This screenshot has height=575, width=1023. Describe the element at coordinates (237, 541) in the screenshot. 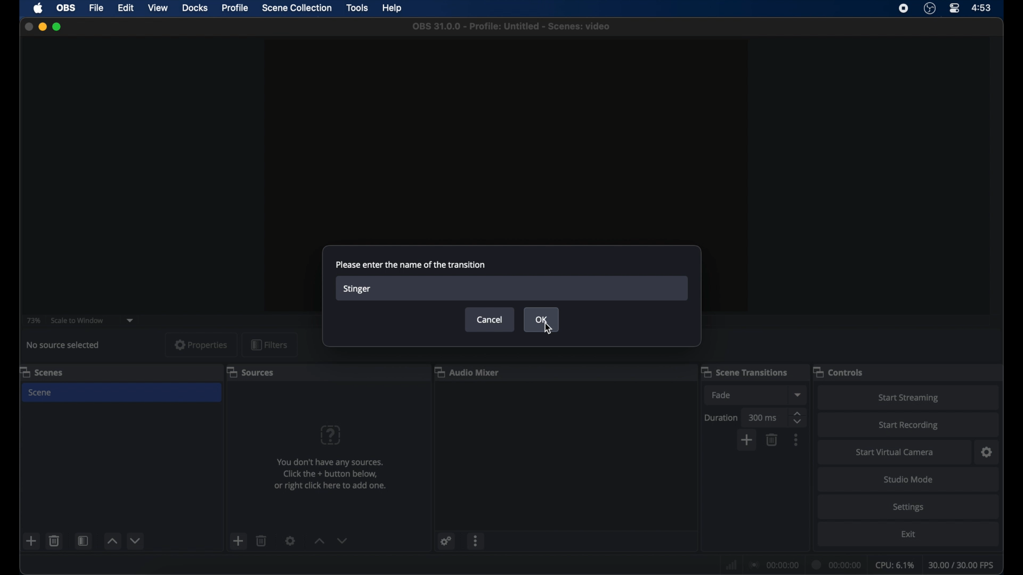

I see `add` at that location.